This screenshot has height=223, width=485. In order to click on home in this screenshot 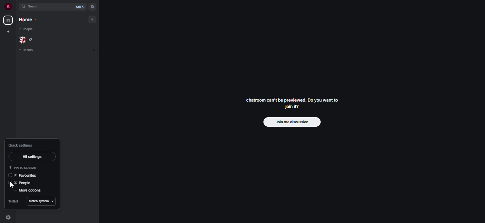, I will do `click(7, 20)`.